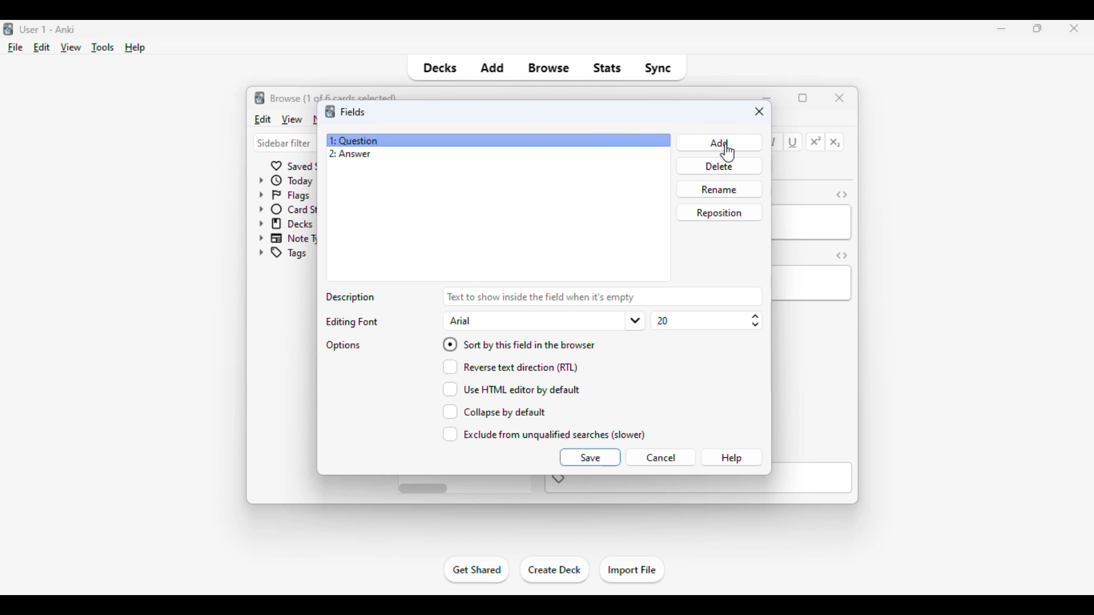  Describe the element at coordinates (543, 321) in the screenshot. I see `arial` at that location.